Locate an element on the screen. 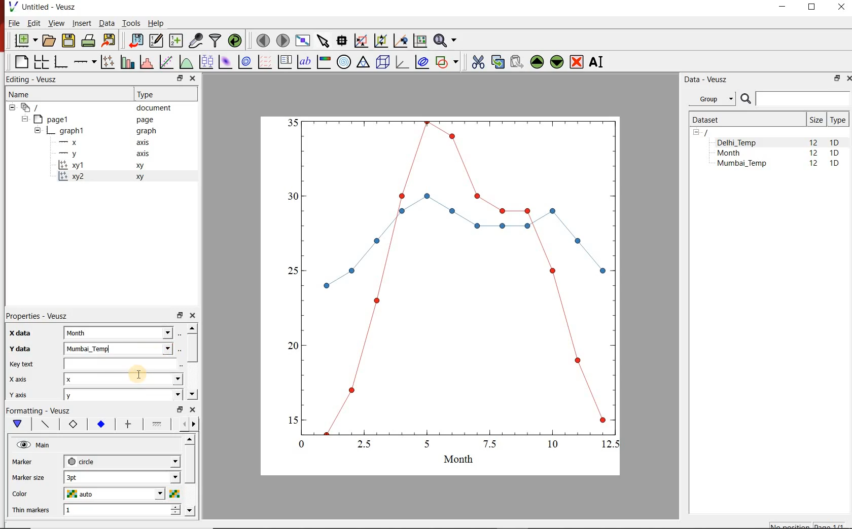 This screenshot has height=529, width=852. cut the selected widget is located at coordinates (478, 62).